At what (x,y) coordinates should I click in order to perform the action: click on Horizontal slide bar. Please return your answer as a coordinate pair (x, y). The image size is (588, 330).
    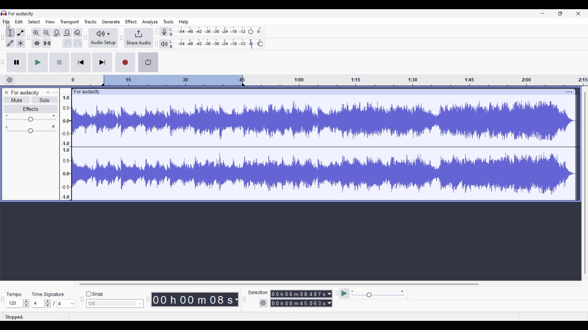
    Looking at the image, I should click on (279, 284).